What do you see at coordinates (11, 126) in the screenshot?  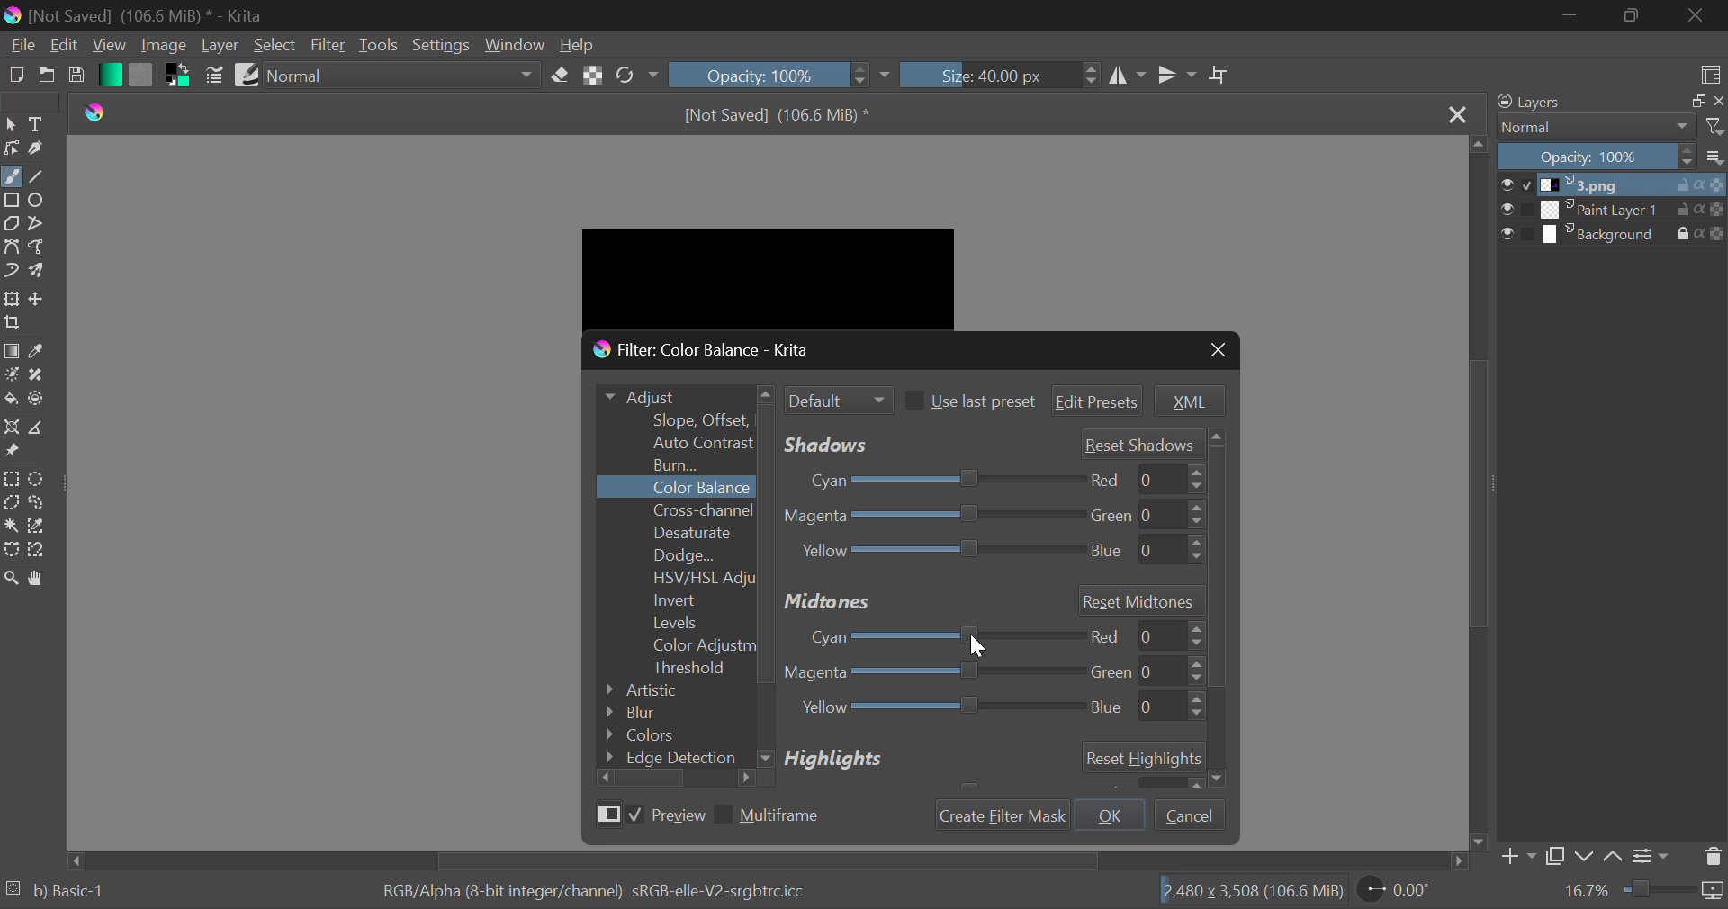 I see `Select` at bounding box center [11, 126].